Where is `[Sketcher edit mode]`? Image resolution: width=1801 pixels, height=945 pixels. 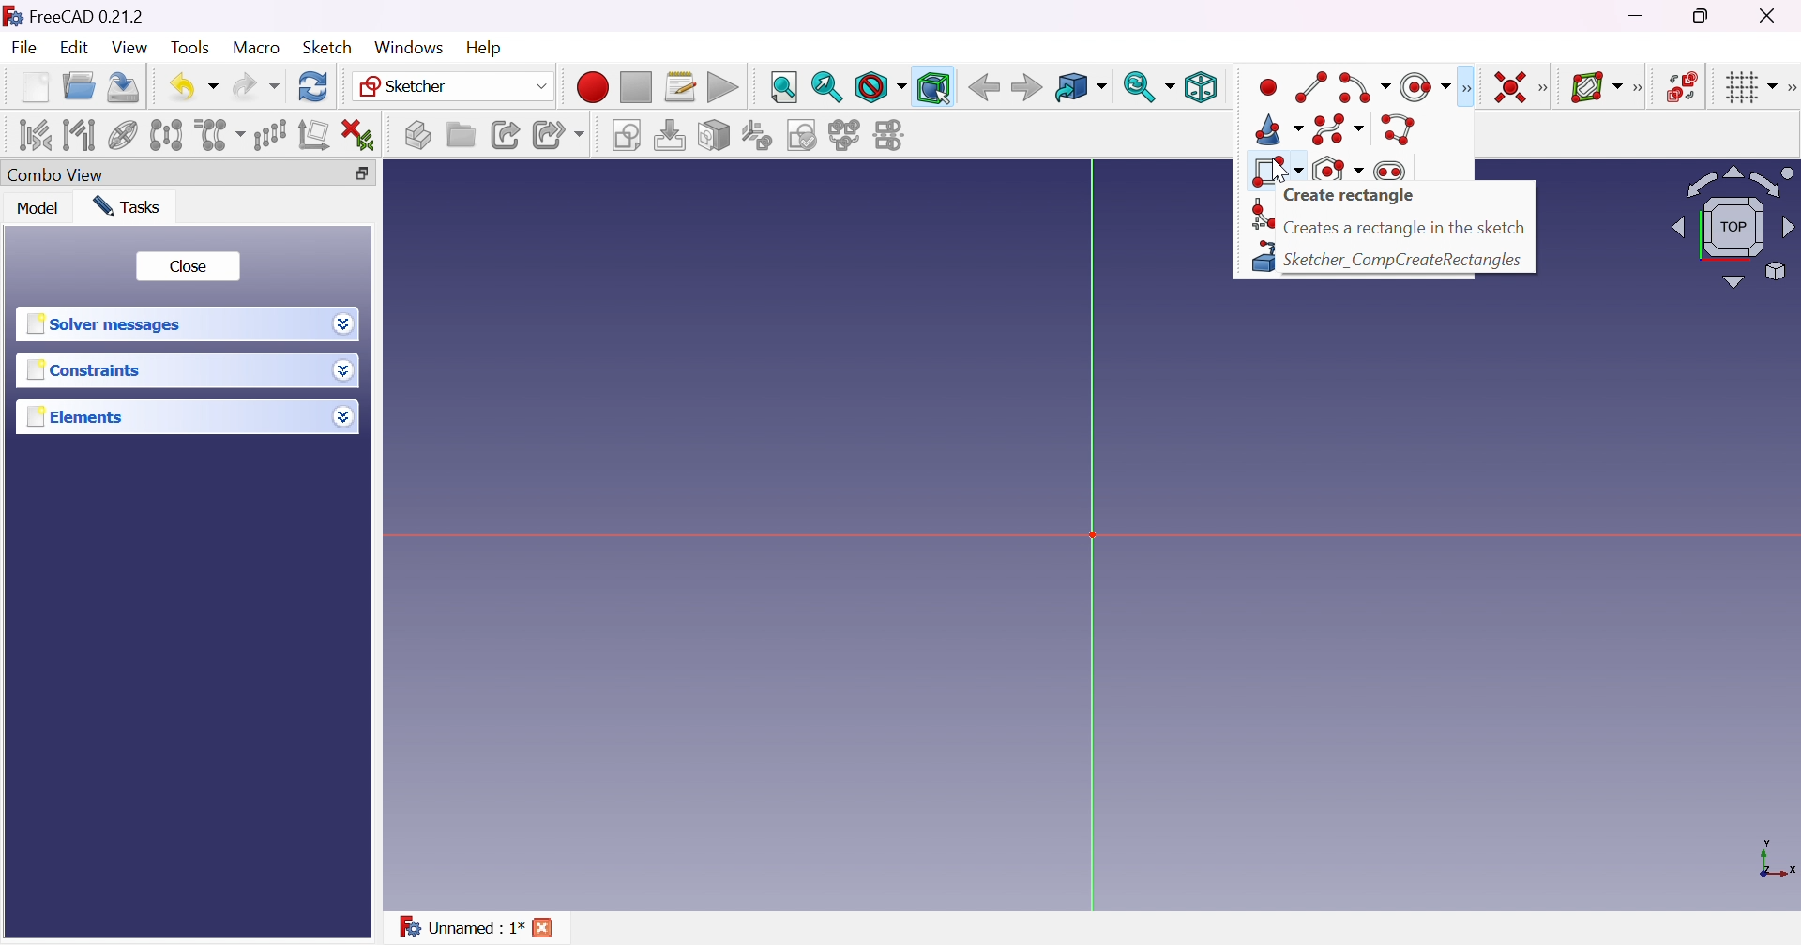 [Sketcher edit mode] is located at coordinates (1391, 86).